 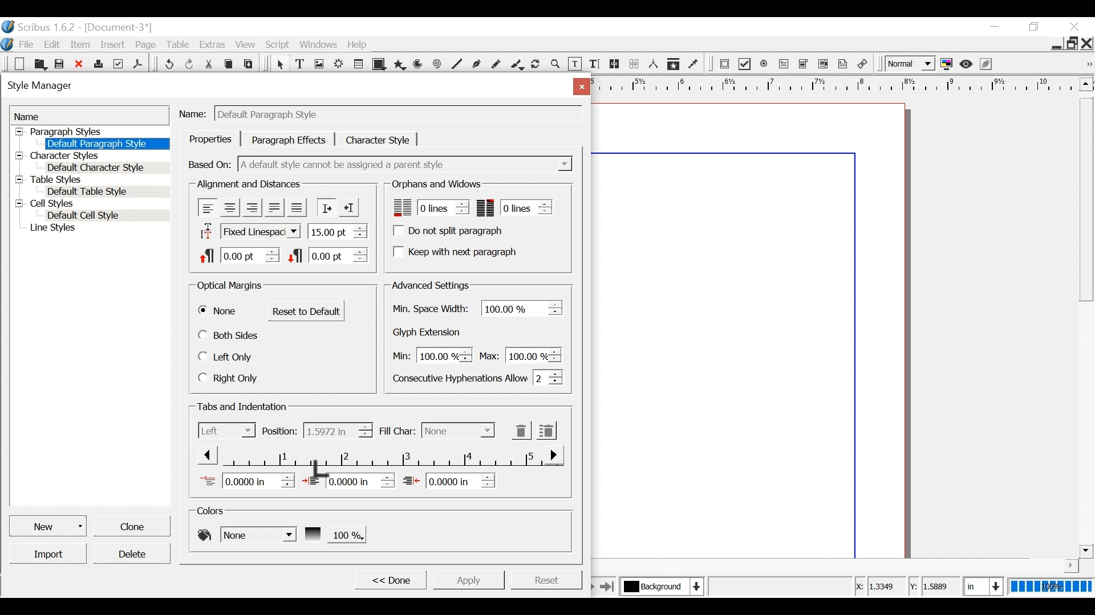 I want to click on Orphans and windows, so click(x=435, y=184).